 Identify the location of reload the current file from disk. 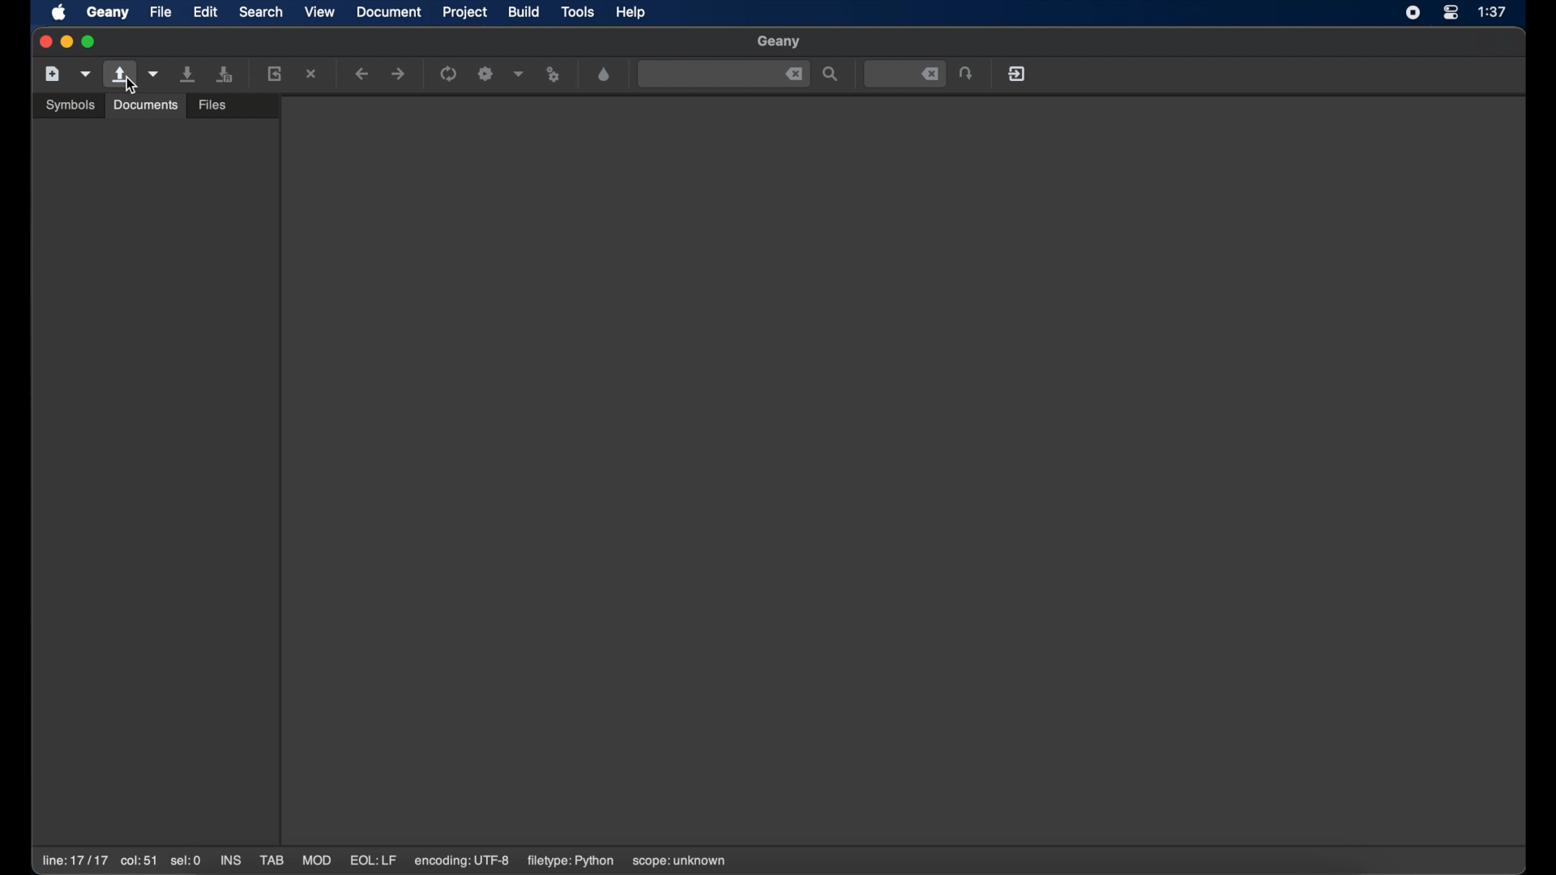
(276, 73).